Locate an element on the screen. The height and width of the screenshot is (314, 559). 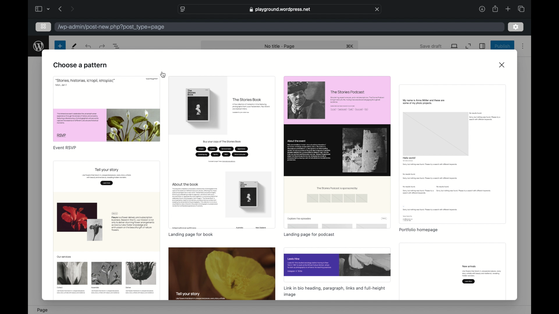
template name is located at coordinates (190, 235).